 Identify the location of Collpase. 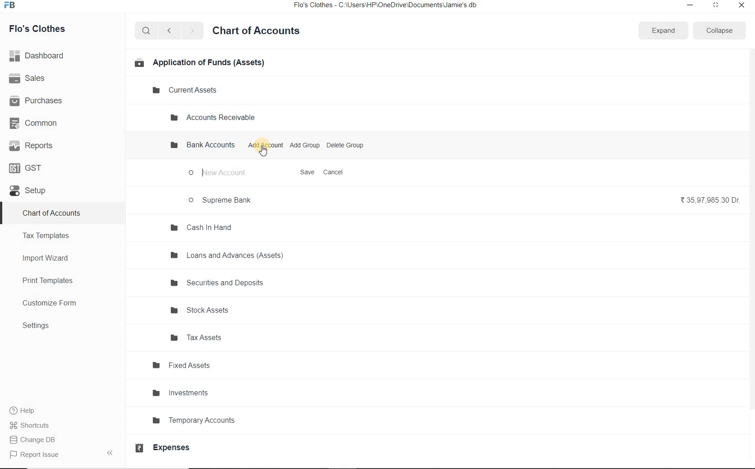
(110, 452).